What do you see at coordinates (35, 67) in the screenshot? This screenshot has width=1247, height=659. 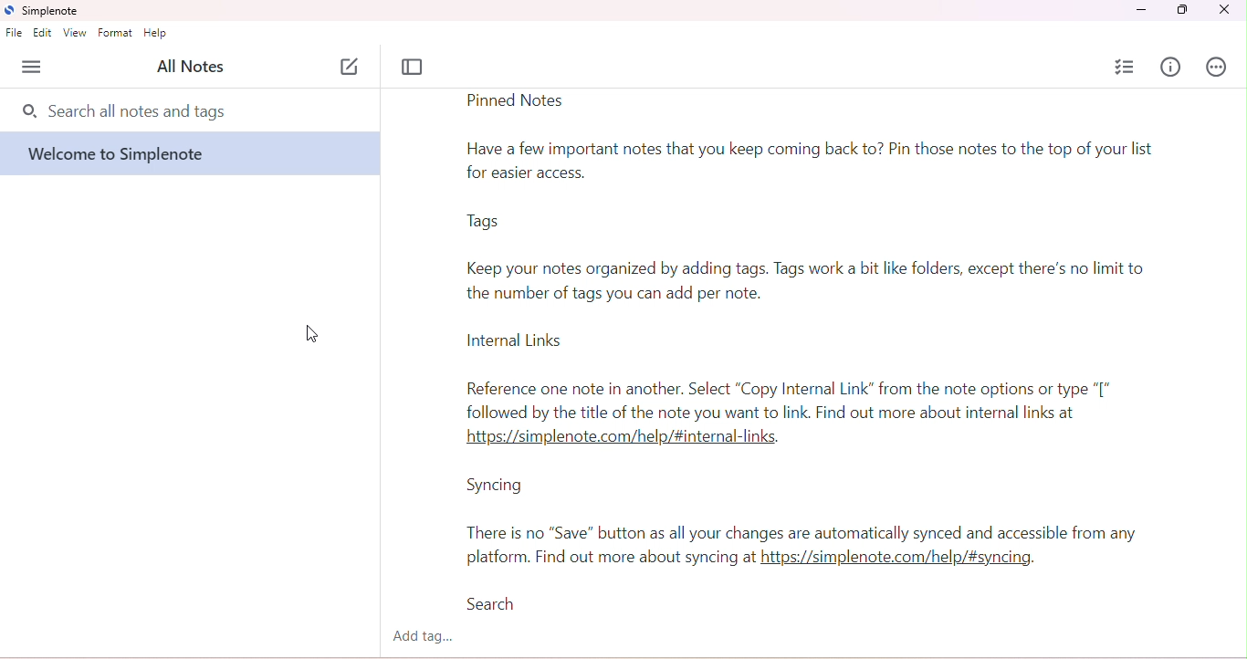 I see `menu` at bounding box center [35, 67].